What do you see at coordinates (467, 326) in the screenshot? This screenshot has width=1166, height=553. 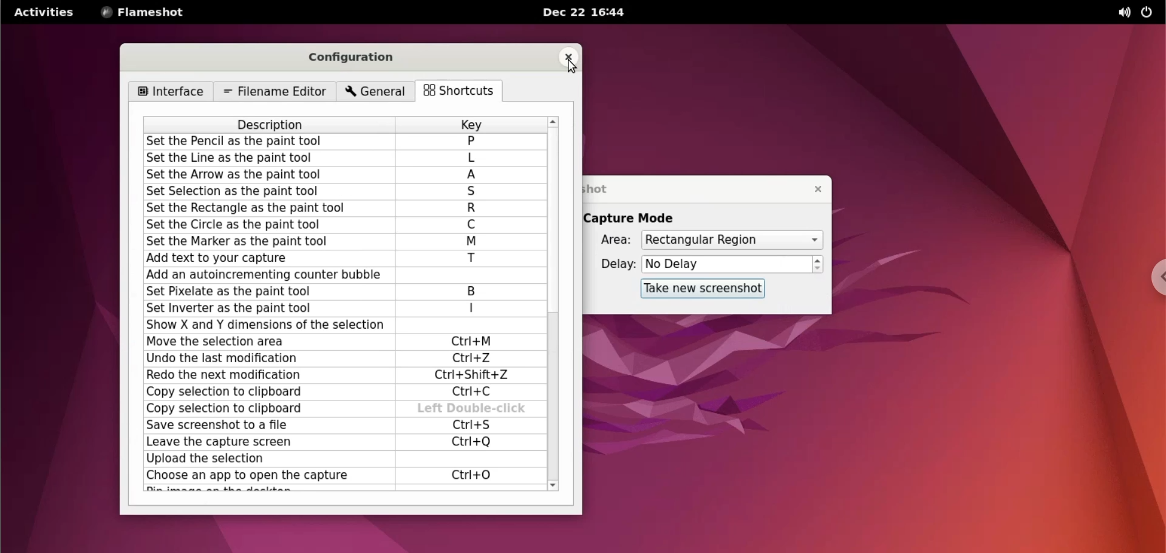 I see `enter shortcut textbox` at bounding box center [467, 326].